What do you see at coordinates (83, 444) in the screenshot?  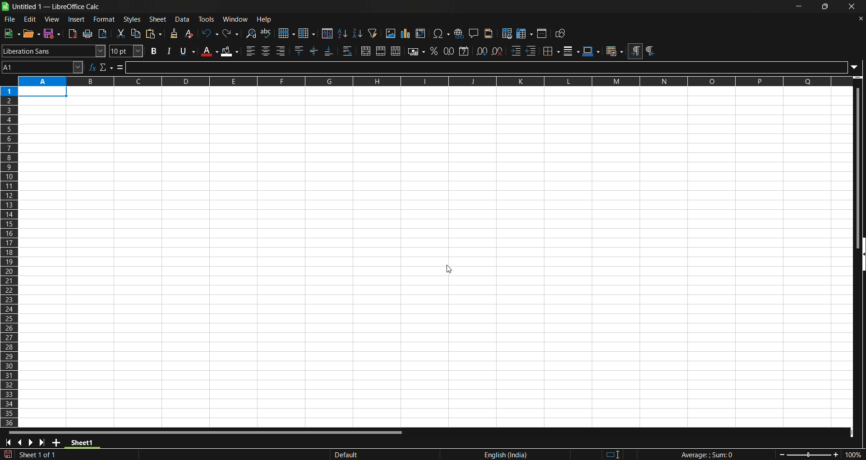 I see `sheet tab color is changed to lime.` at bounding box center [83, 444].